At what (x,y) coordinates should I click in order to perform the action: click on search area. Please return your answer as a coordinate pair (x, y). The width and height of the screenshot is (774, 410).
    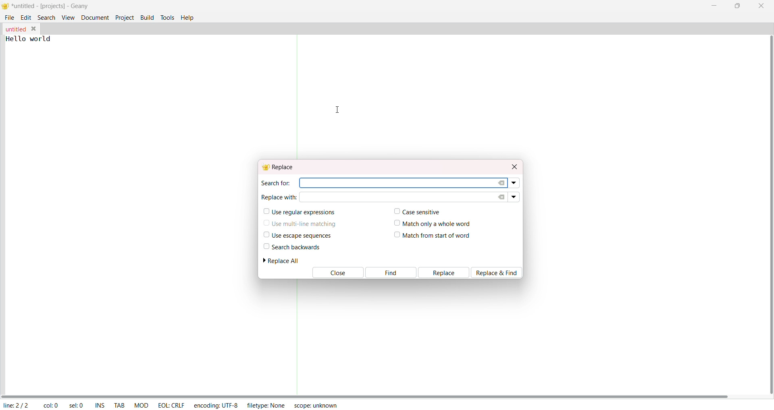
    Looking at the image, I should click on (396, 182).